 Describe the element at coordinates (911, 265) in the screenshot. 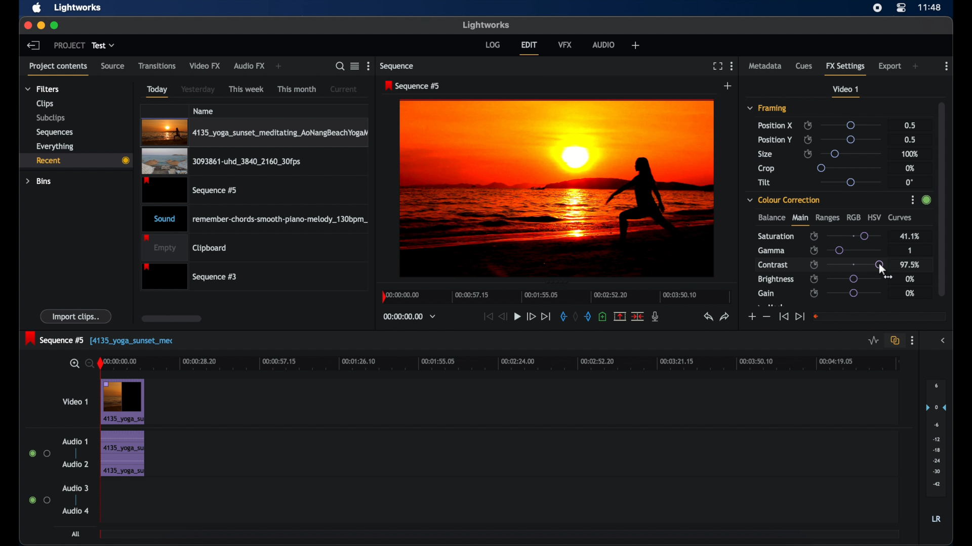

I see `97.5%` at that location.